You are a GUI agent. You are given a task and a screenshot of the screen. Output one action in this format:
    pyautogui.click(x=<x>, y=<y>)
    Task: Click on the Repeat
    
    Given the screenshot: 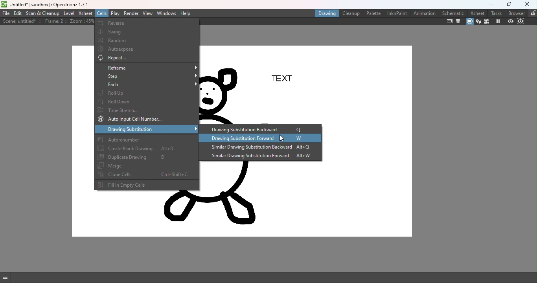 What is the action you would take?
    pyautogui.click(x=149, y=59)
    